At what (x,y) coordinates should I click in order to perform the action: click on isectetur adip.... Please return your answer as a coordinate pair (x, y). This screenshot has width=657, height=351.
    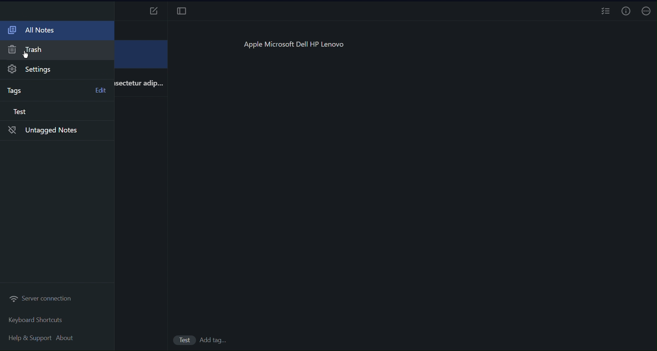
    Looking at the image, I should click on (138, 84).